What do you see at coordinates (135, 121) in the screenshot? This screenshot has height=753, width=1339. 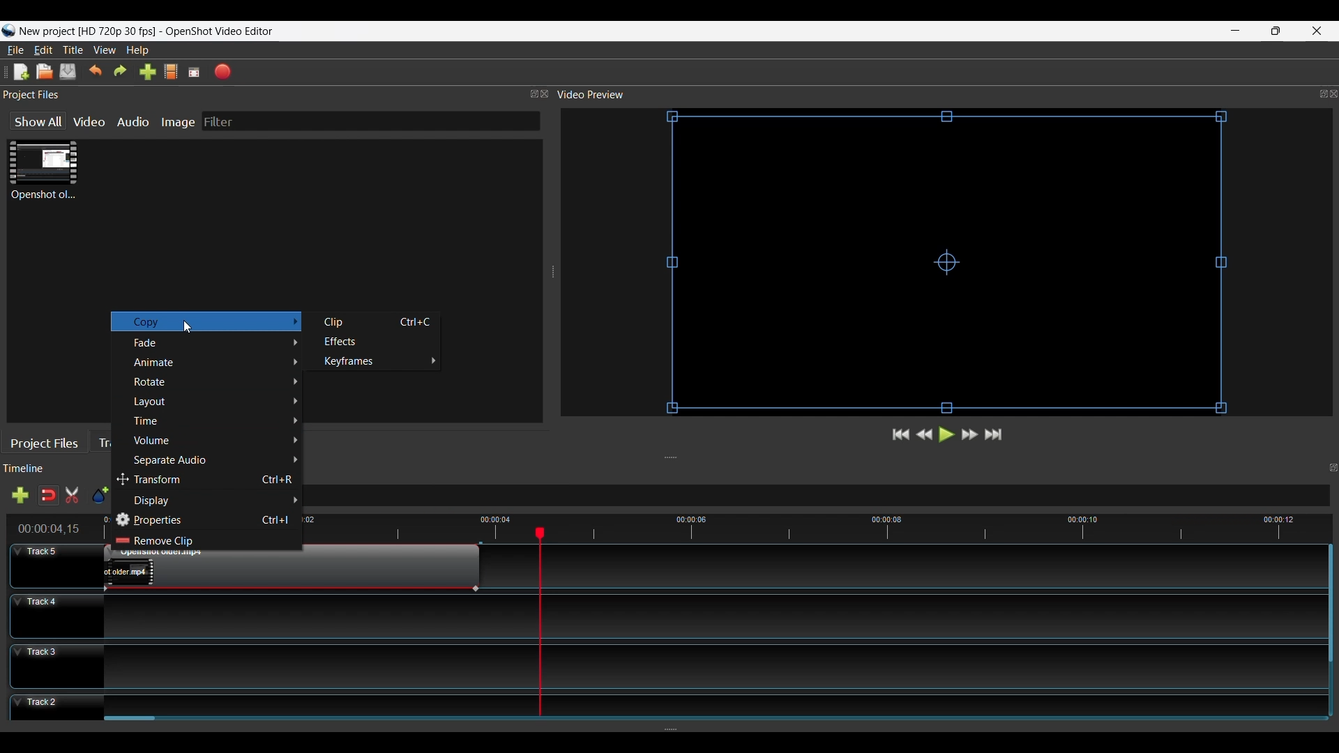 I see `Audio` at bounding box center [135, 121].